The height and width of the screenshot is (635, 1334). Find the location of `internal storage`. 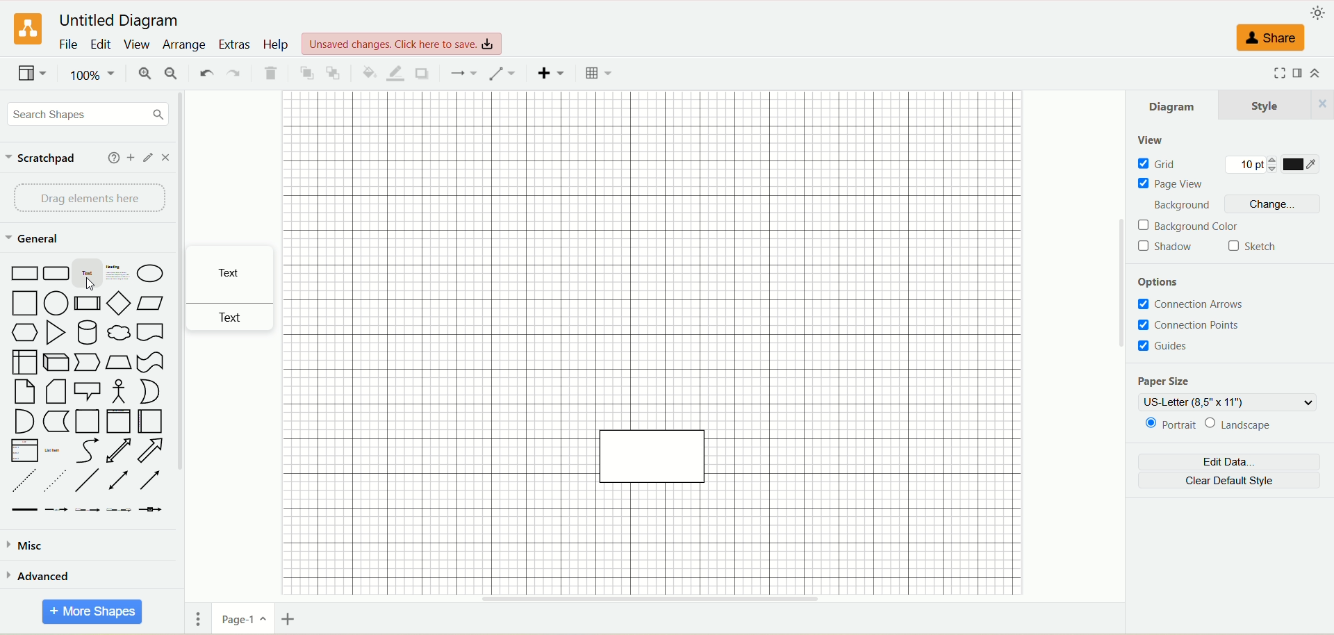

internal storage is located at coordinates (24, 361).